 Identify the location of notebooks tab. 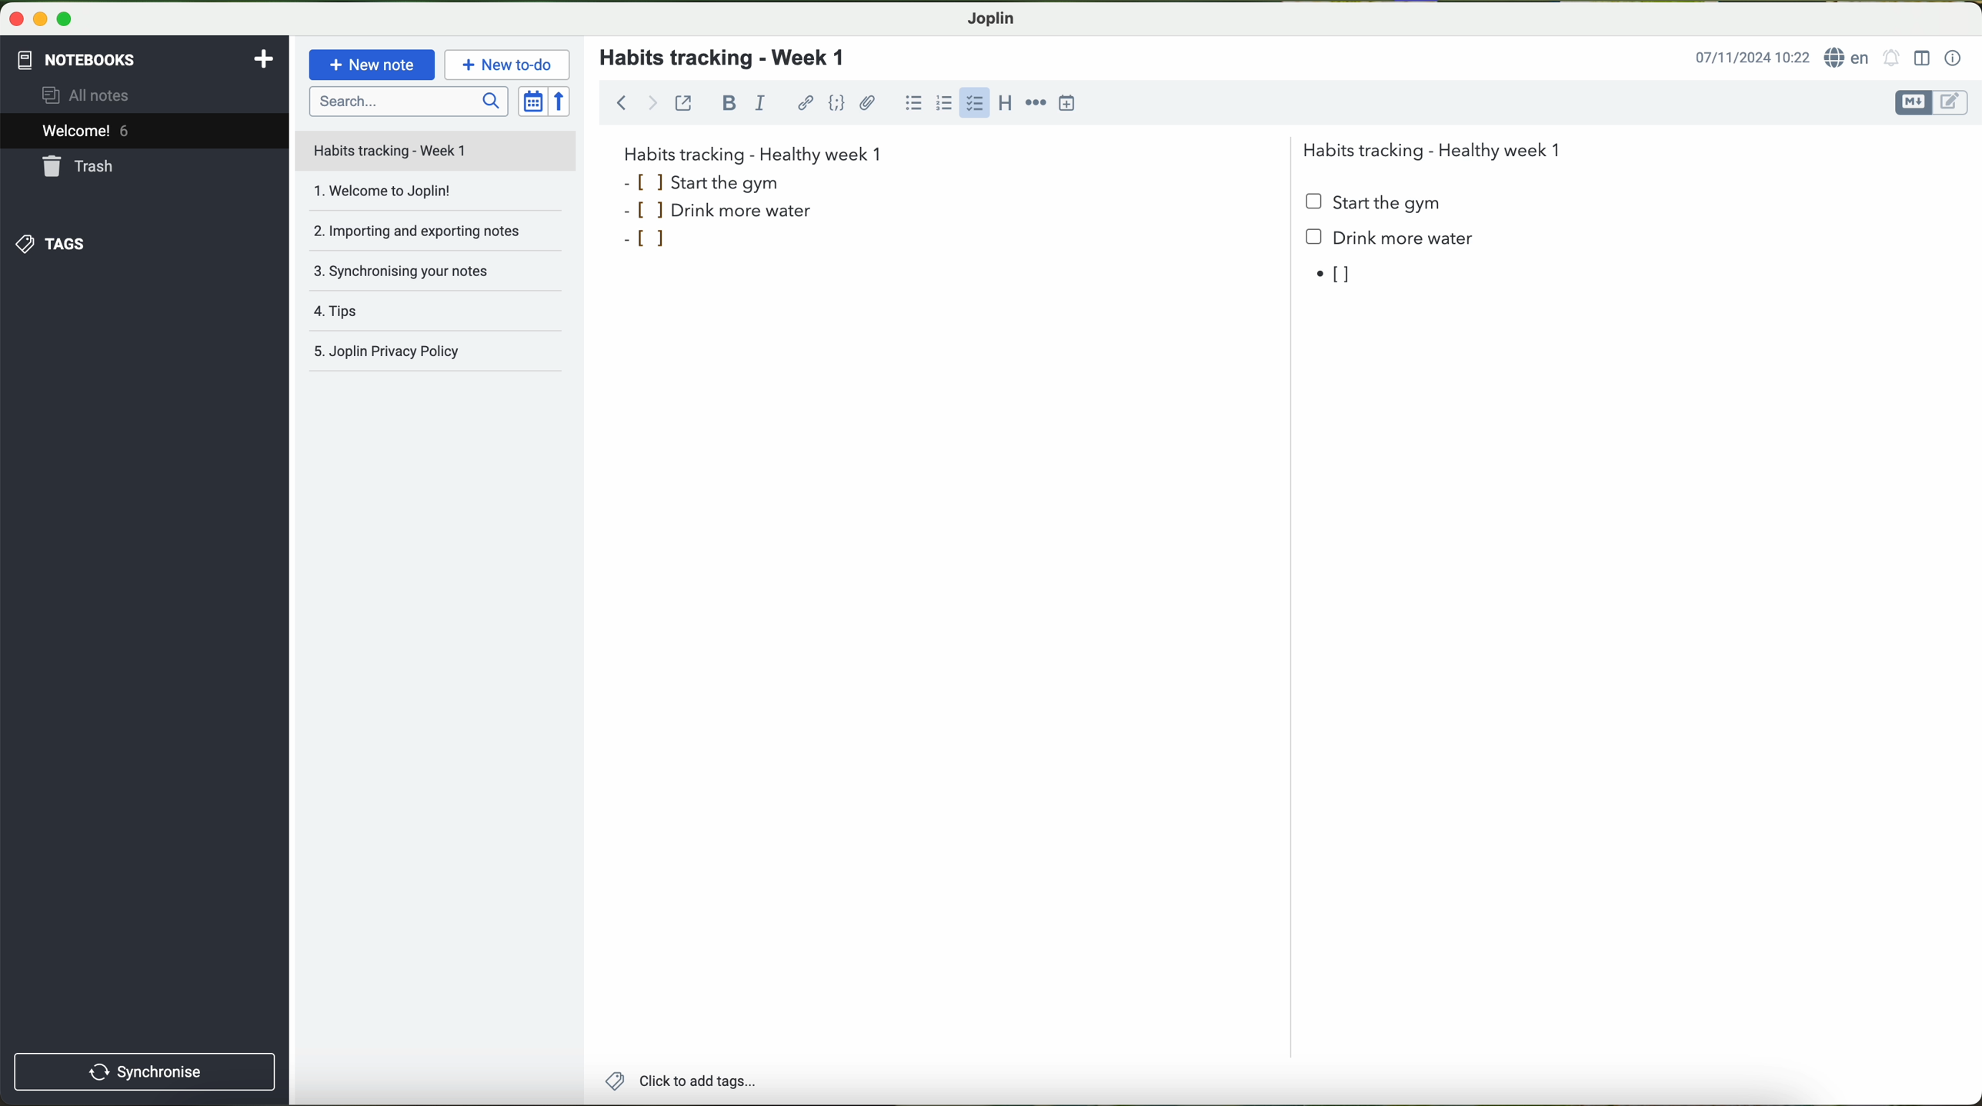
(147, 60).